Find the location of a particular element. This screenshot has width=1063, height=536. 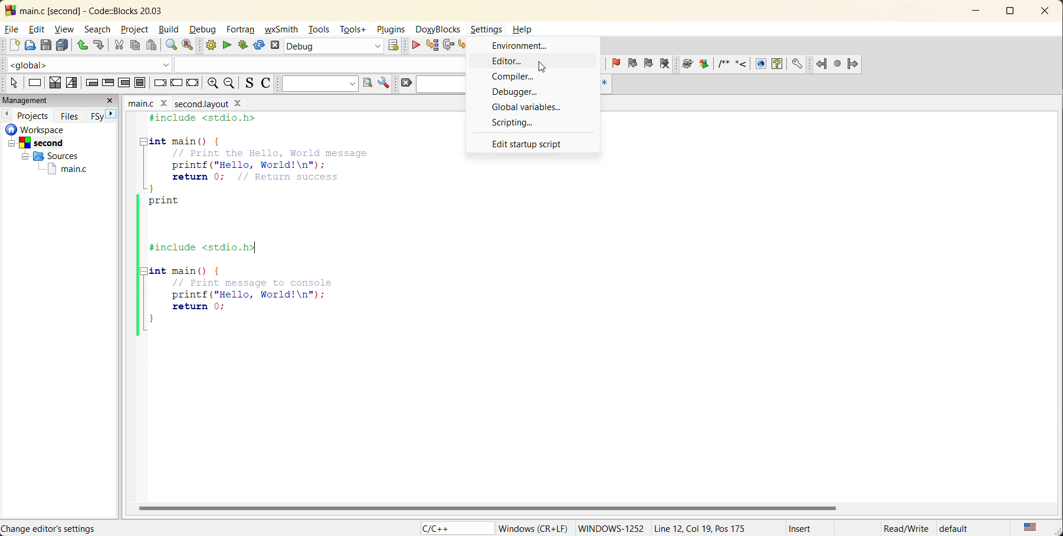

build is located at coordinates (208, 45).